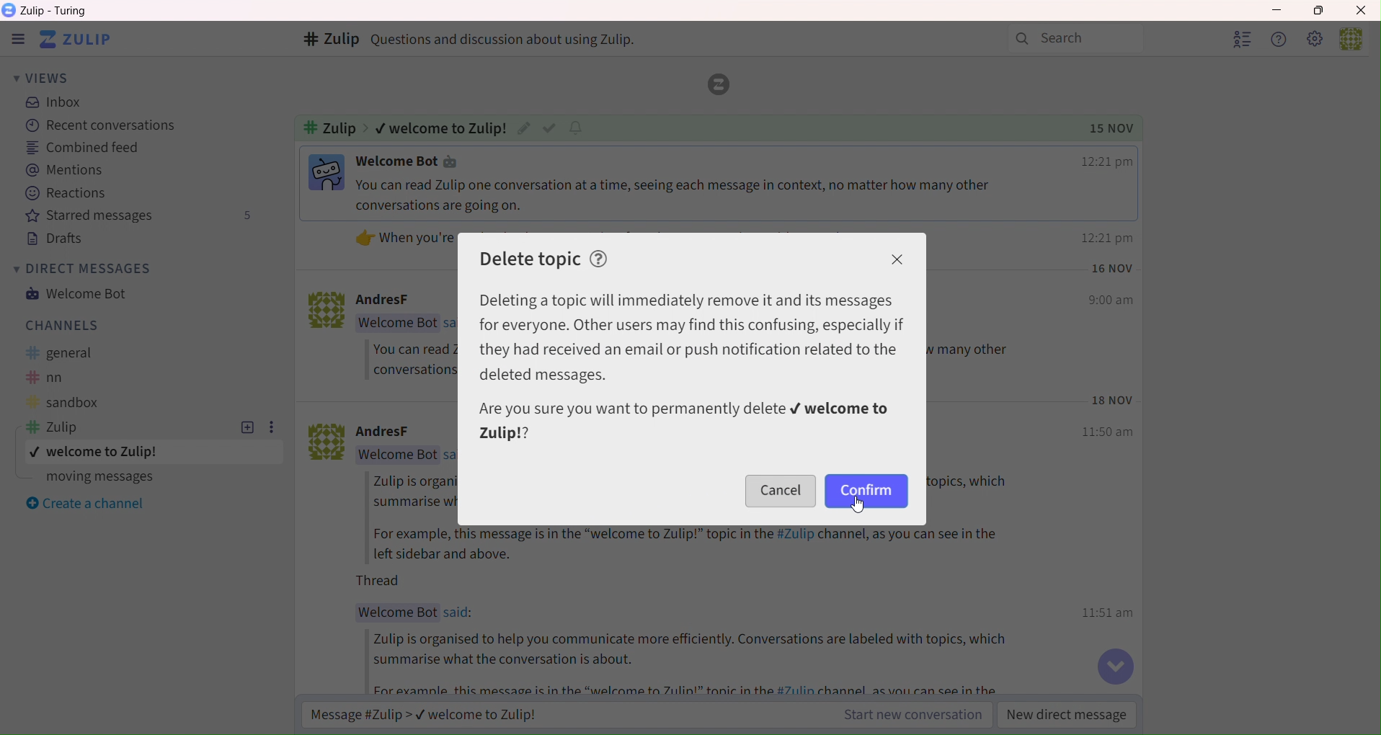 This screenshot has height=735, width=1381. Describe the element at coordinates (529, 259) in the screenshot. I see `Delete topic` at that location.